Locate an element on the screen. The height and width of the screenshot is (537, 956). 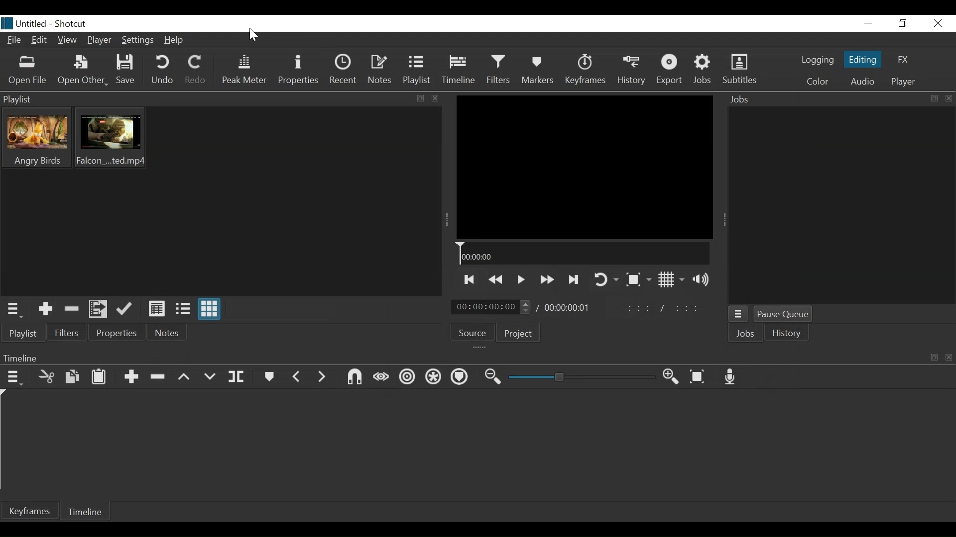
Skip to the previous point is located at coordinates (471, 279).